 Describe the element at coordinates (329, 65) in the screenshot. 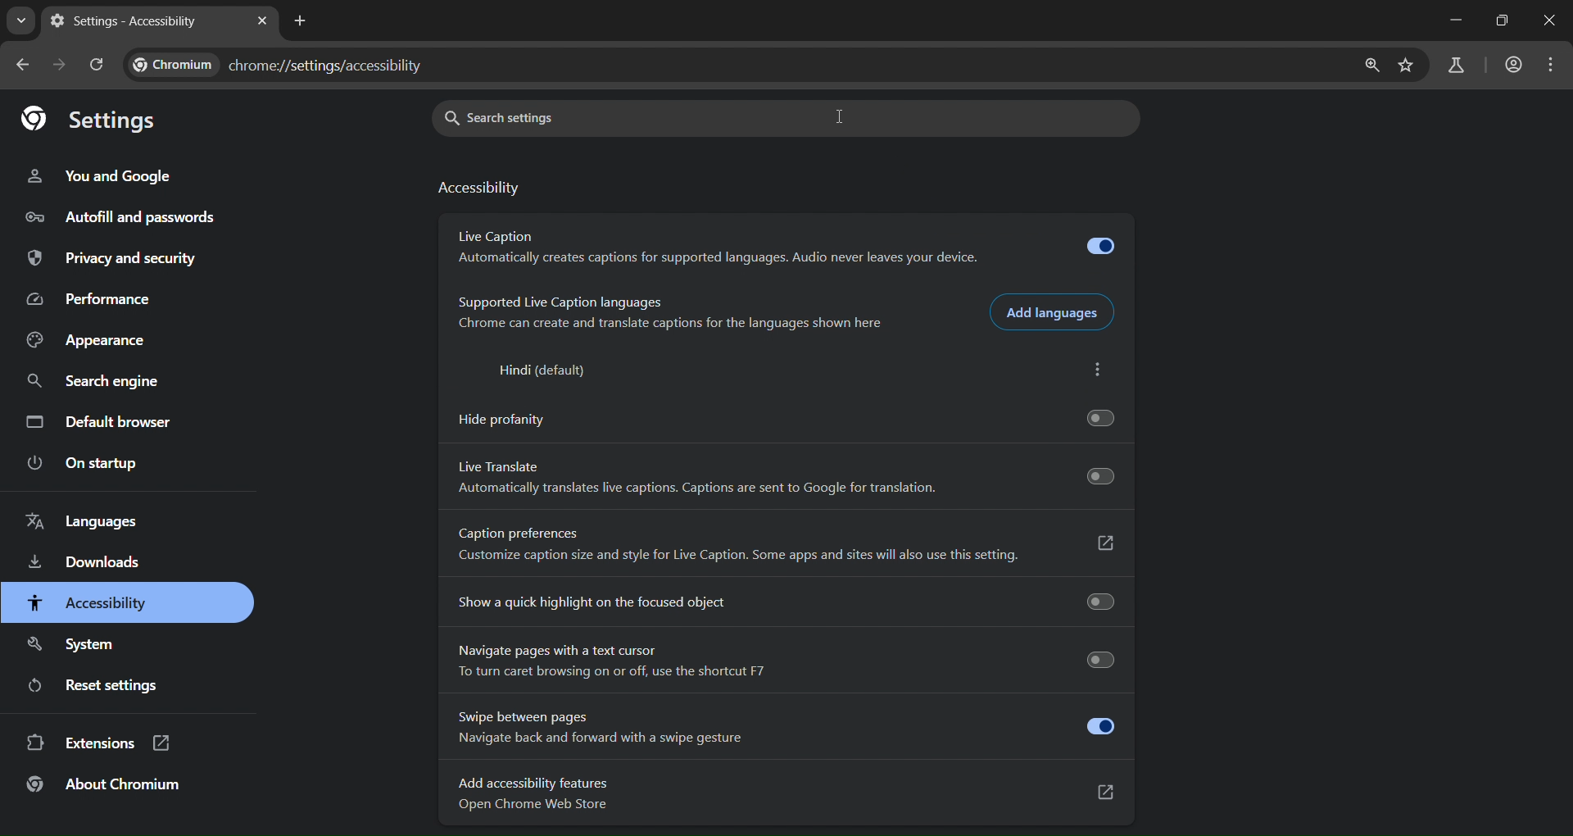

I see `chrome://settings/accessibility` at that location.